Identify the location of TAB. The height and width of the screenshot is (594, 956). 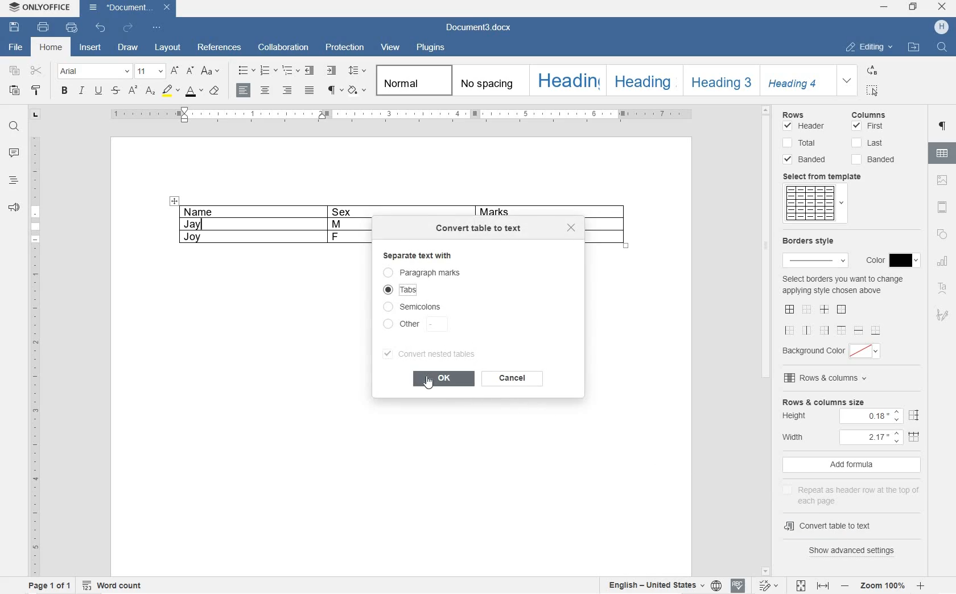
(35, 116).